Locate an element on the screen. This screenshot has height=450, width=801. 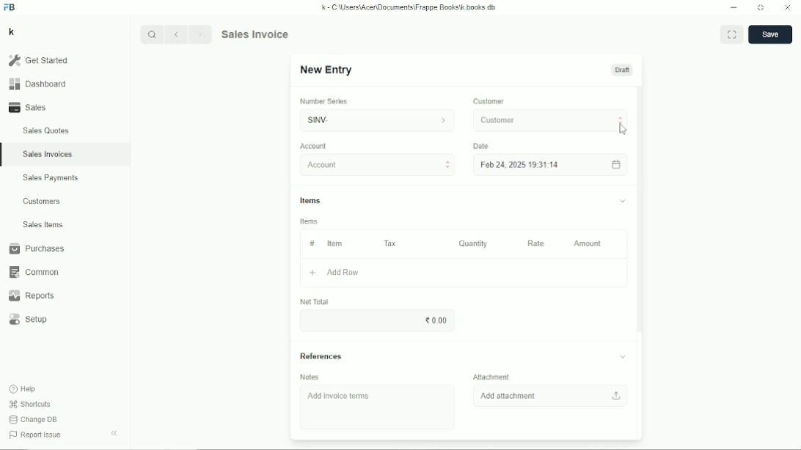
Get started is located at coordinates (37, 60).